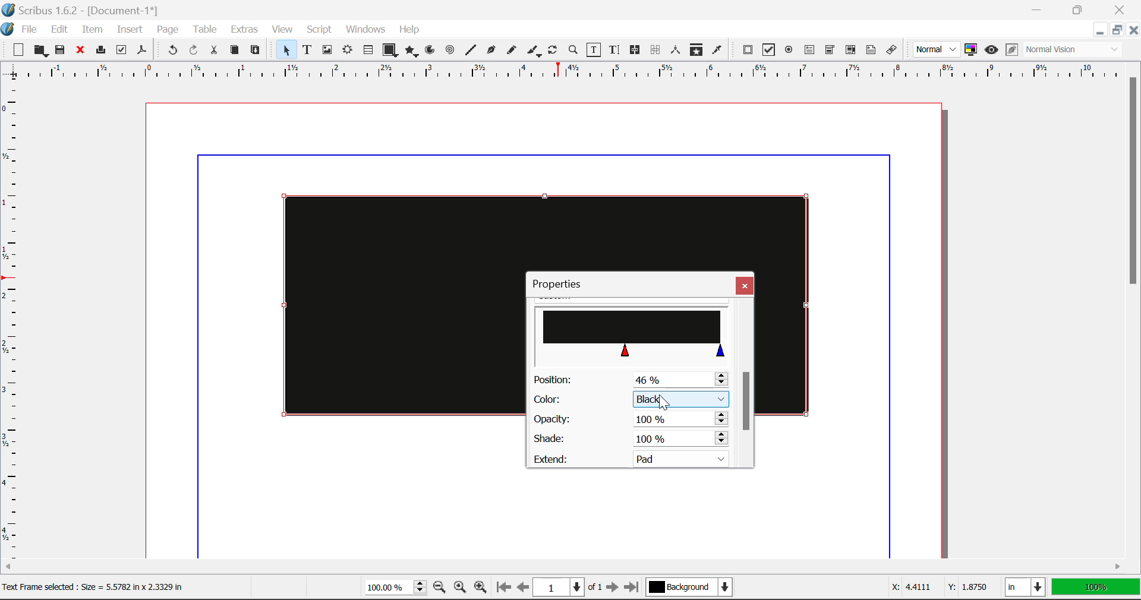 The height and width of the screenshot is (600, 1141). What do you see at coordinates (194, 52) in the screenshot?
I see `Redo` at bounding box center [194, 52].